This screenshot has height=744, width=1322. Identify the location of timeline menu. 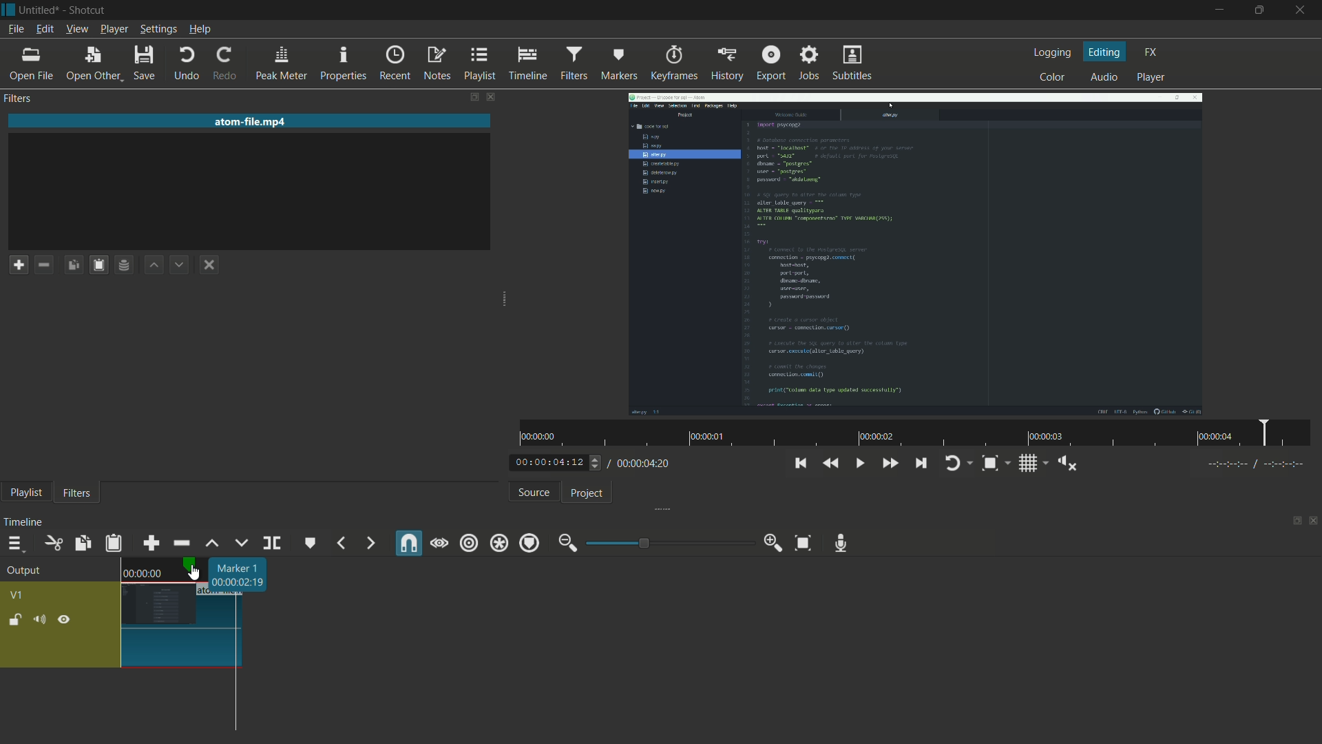
(14, 545).